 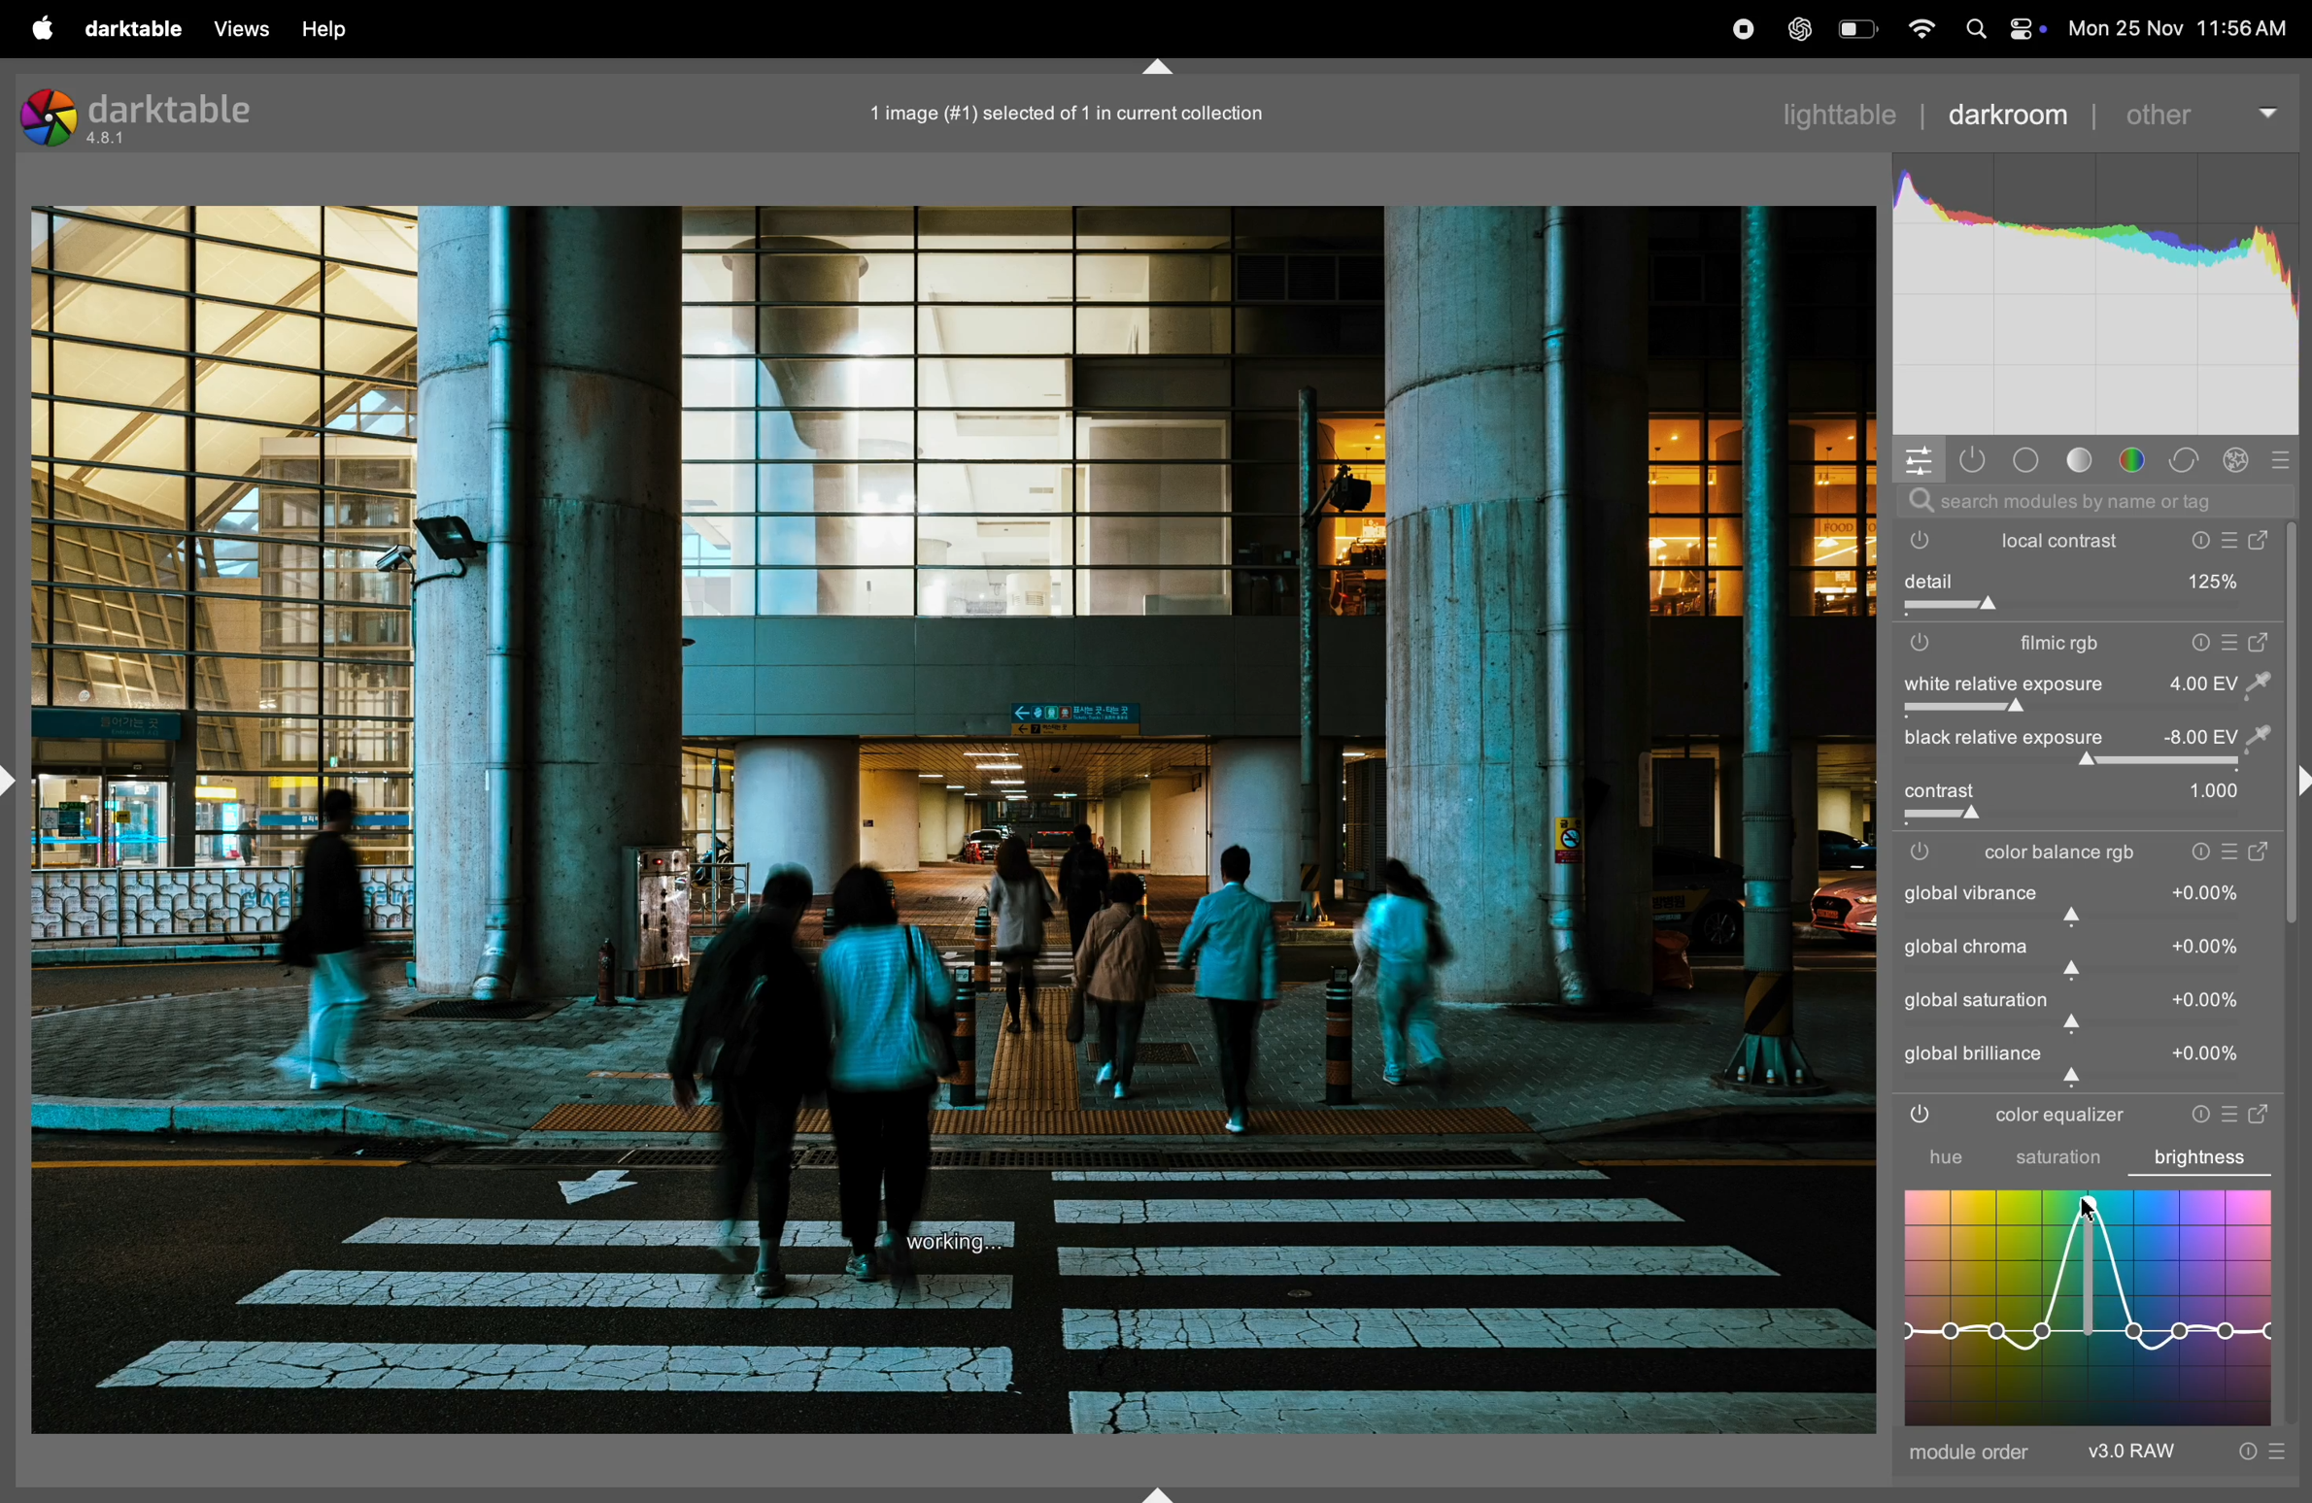 What do you see at coordinates (2262, 642) in the screenshot?
I see `open window` at bounding box center [2262, 642].